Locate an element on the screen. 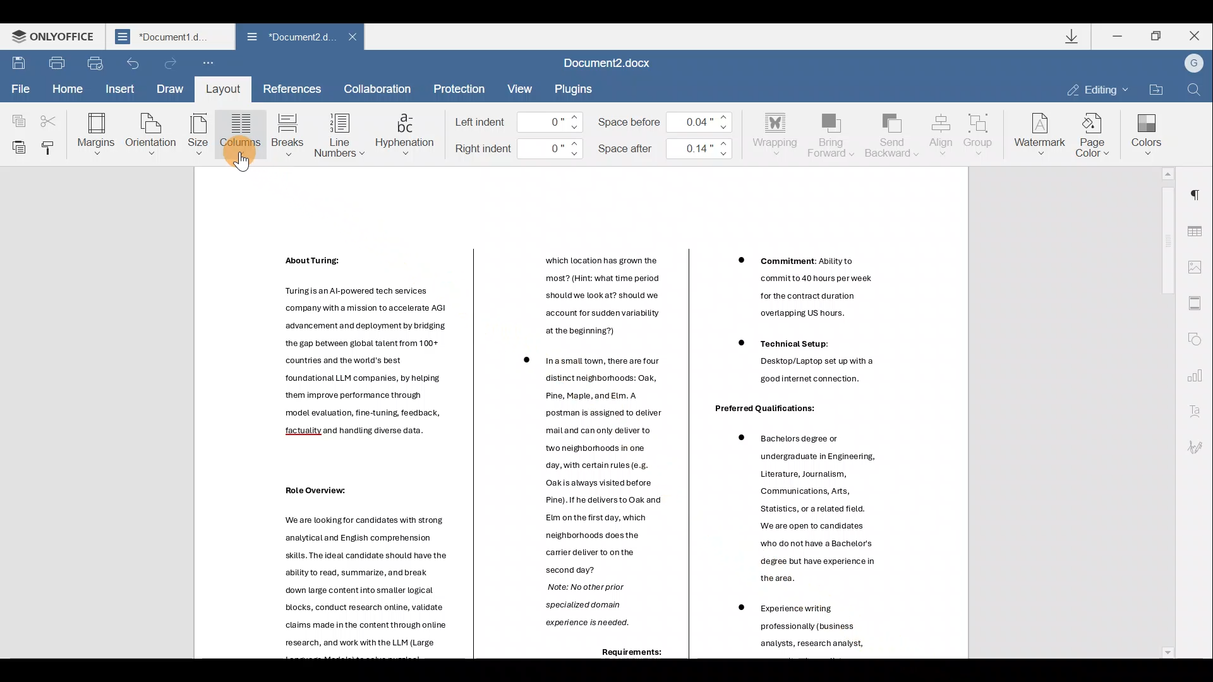 Image resolution: width=1213 pixels, height=682 pixels. Chart settings is located at coordinates (1200, 376).